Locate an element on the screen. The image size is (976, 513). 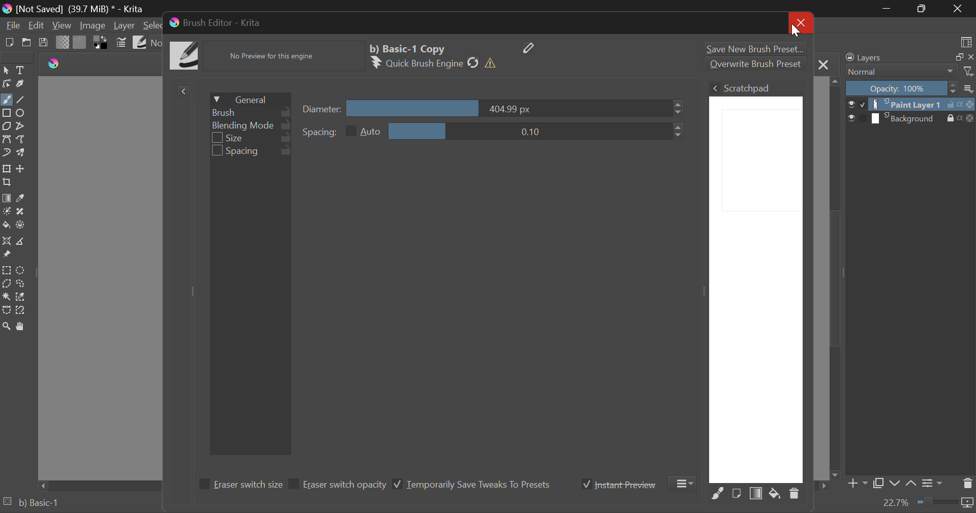
Rectangle Selection is located at coordinates (7, 270).